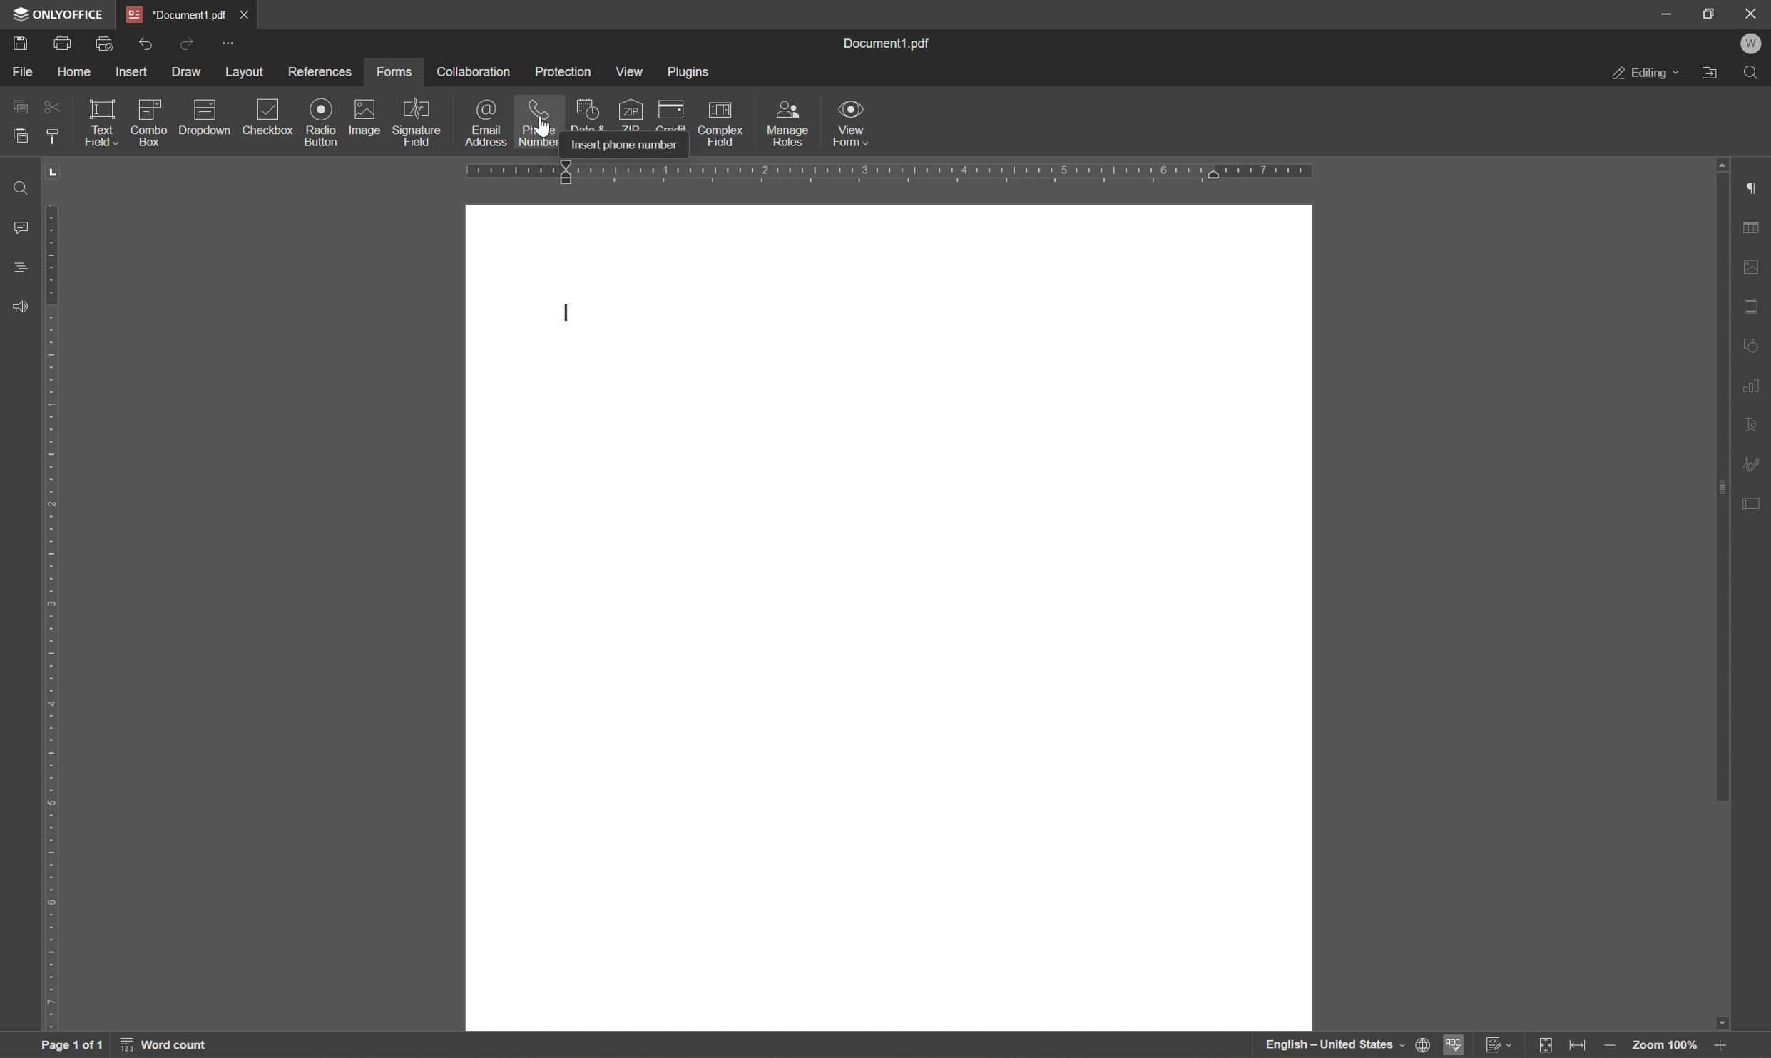  I want to click on welcome, so click(1752, 42).